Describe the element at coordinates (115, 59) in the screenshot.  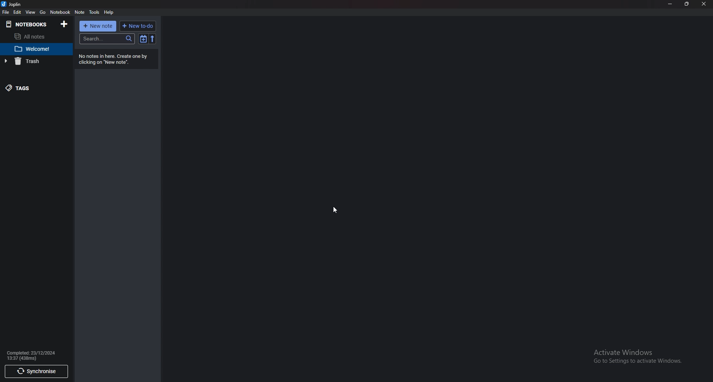
I see `Info` at that location.